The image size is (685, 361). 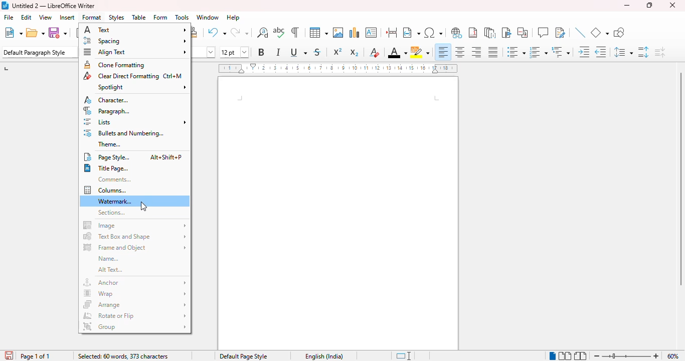 What do you see at coordinates (457, 33) in the screenshot?
I see `insert hyperlink` at bounding box center [457, 33].